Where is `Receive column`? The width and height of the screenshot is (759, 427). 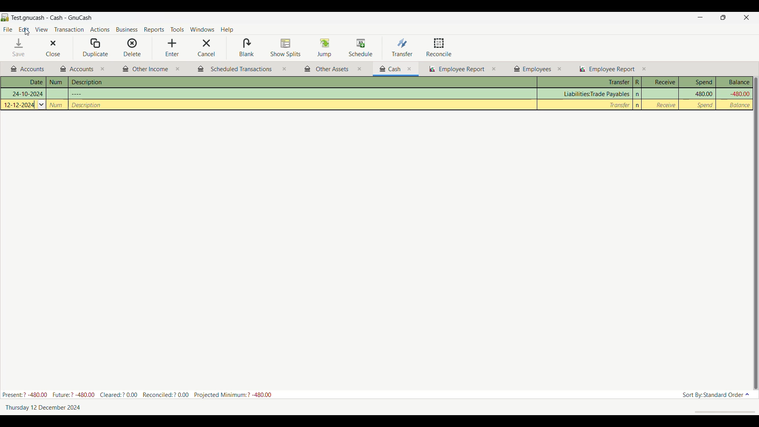 Receive column is located at coordinates (660, 82).